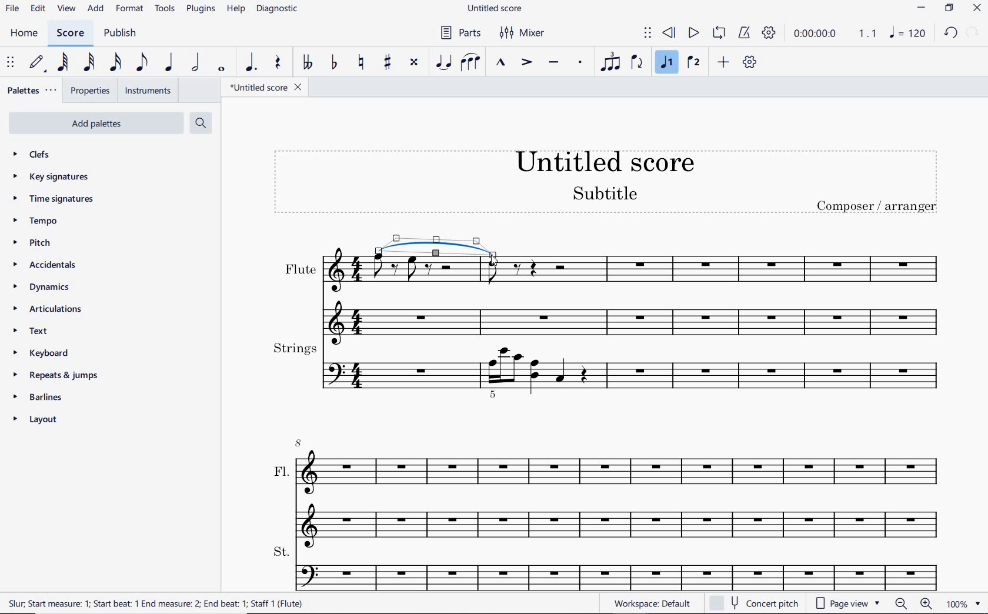  What do you see at coordinates (198, 63) in the screenshot?
I see `HALF NOTE` at bounding box center [198, 63].